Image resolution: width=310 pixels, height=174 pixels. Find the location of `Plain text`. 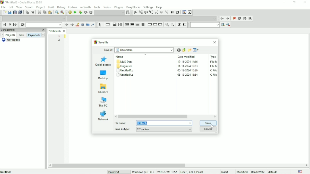

Plain text is located at coordinates (114, 172).